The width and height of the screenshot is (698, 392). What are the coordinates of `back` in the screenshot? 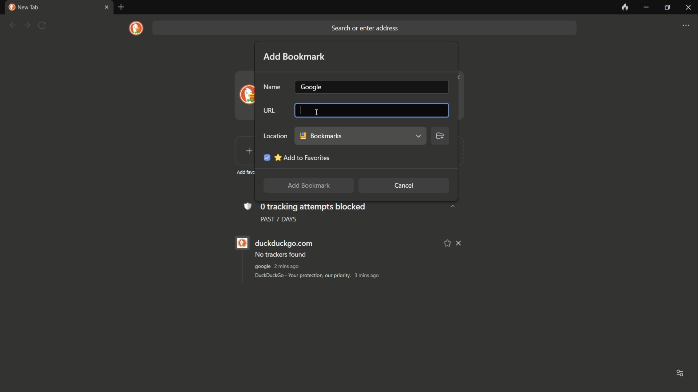 It's located at (12, 25).